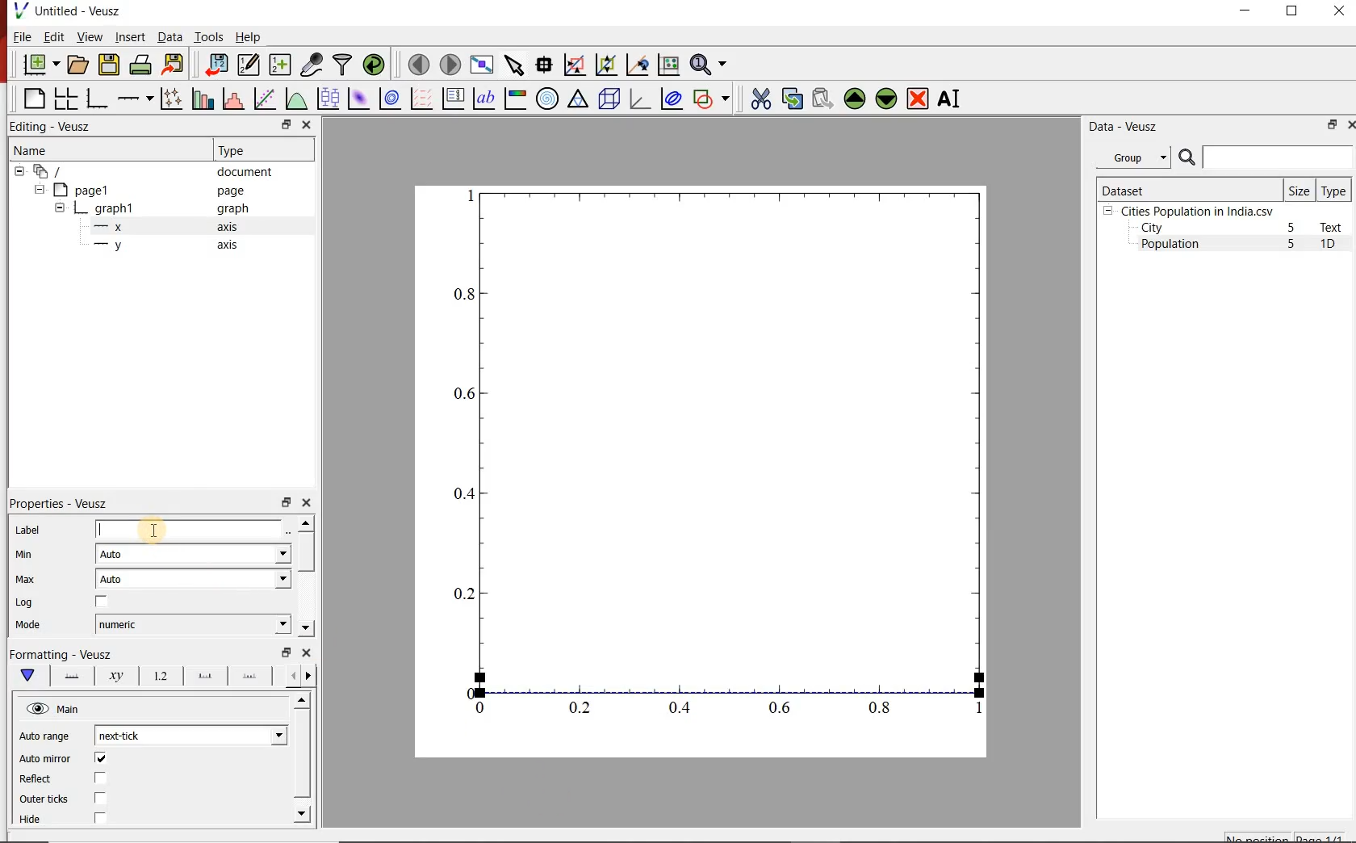 Image resolution: width=1356 pixels, height=843 pixels. Describe the element at coordinates (343, 65) in the screenshot. I see `filter data` at that location.